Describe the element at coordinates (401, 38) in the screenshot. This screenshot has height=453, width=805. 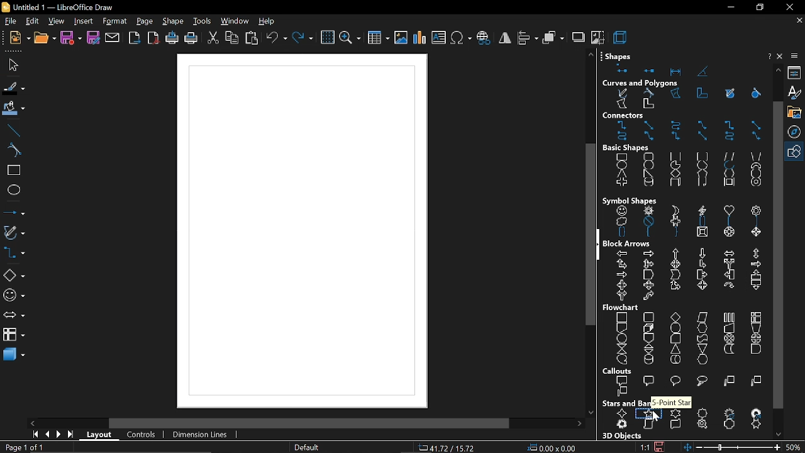
I see `insert image` at that location.